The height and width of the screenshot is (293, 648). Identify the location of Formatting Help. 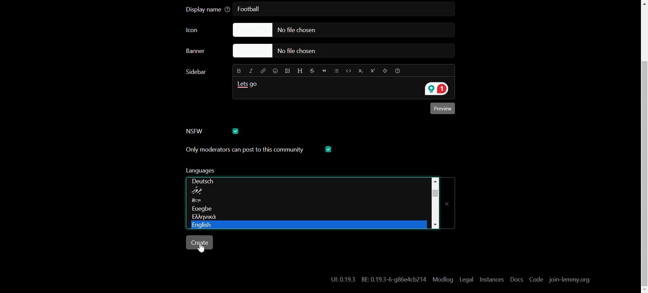
(400, 71).